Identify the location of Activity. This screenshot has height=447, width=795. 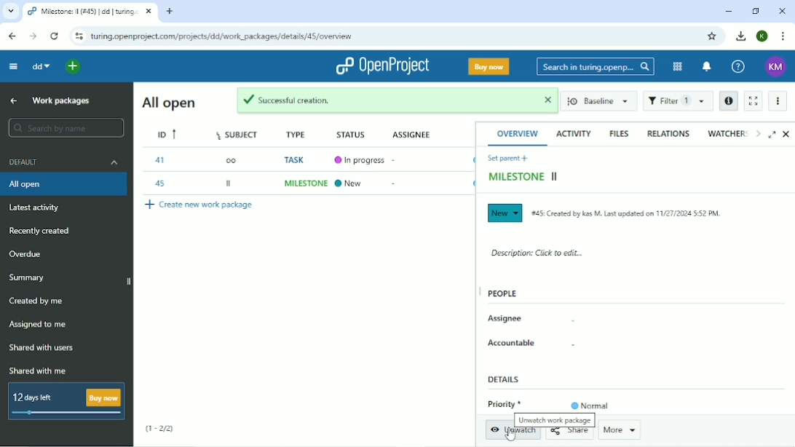
(573, 133).